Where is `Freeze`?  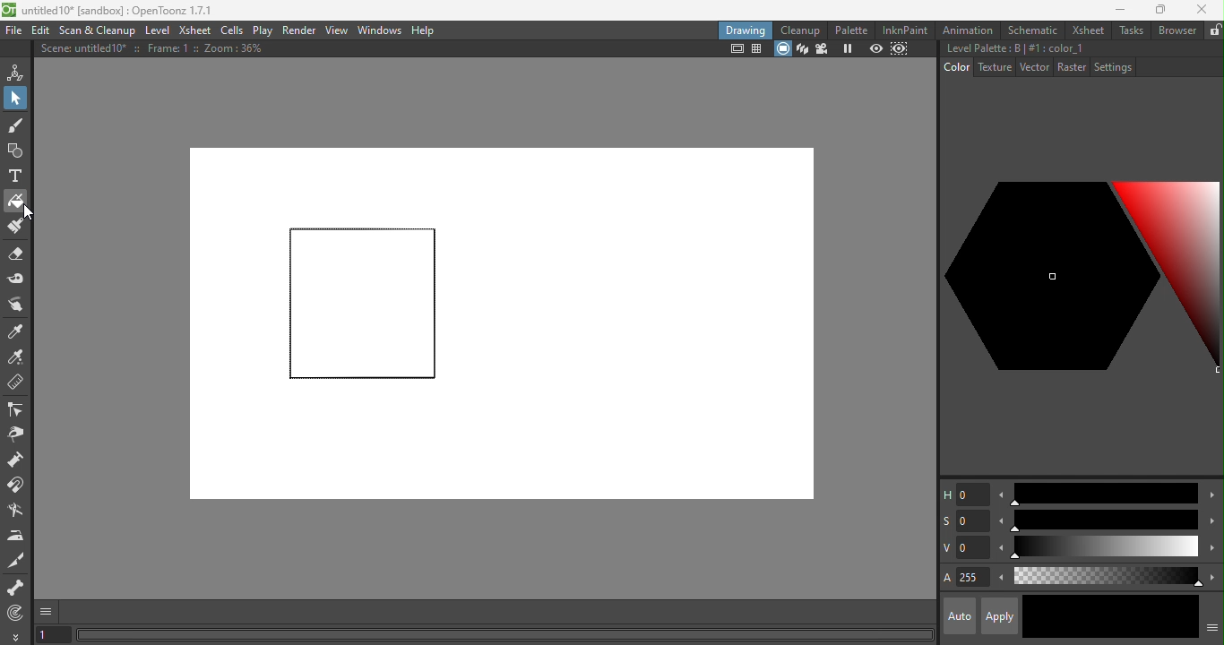
Freeze is located at coordinates (849, 50).